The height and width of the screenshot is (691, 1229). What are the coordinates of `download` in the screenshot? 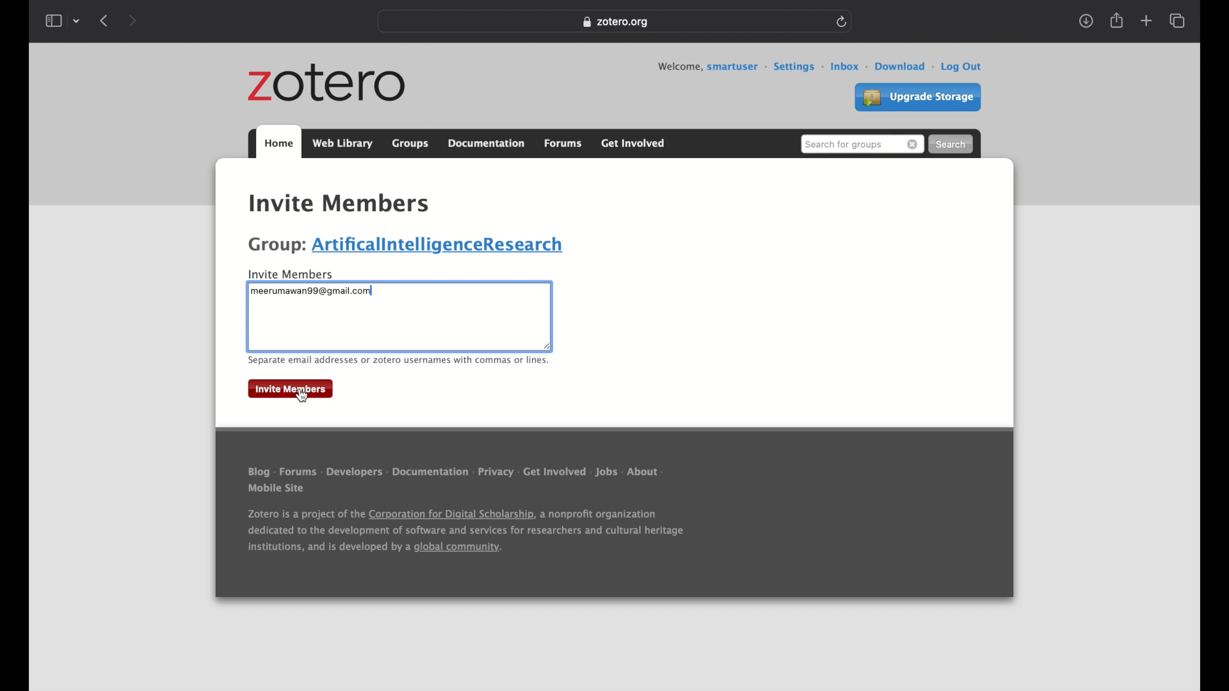 It's located at (1086, 22).